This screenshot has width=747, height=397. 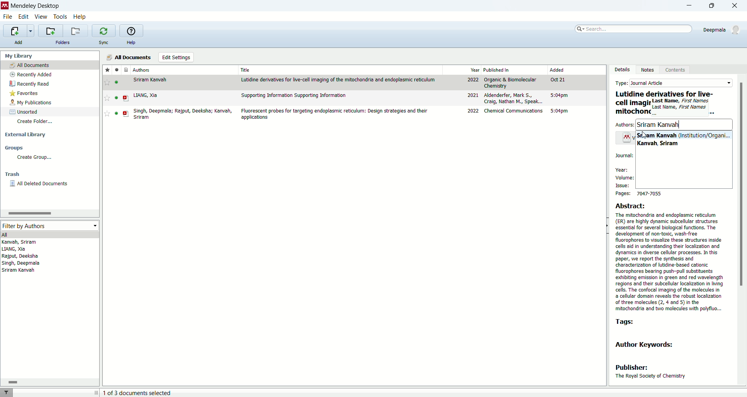 What do you see at coordinates (742, 230) in the screenshot?
I see `scroll bar` at bounding box center [742, 230].